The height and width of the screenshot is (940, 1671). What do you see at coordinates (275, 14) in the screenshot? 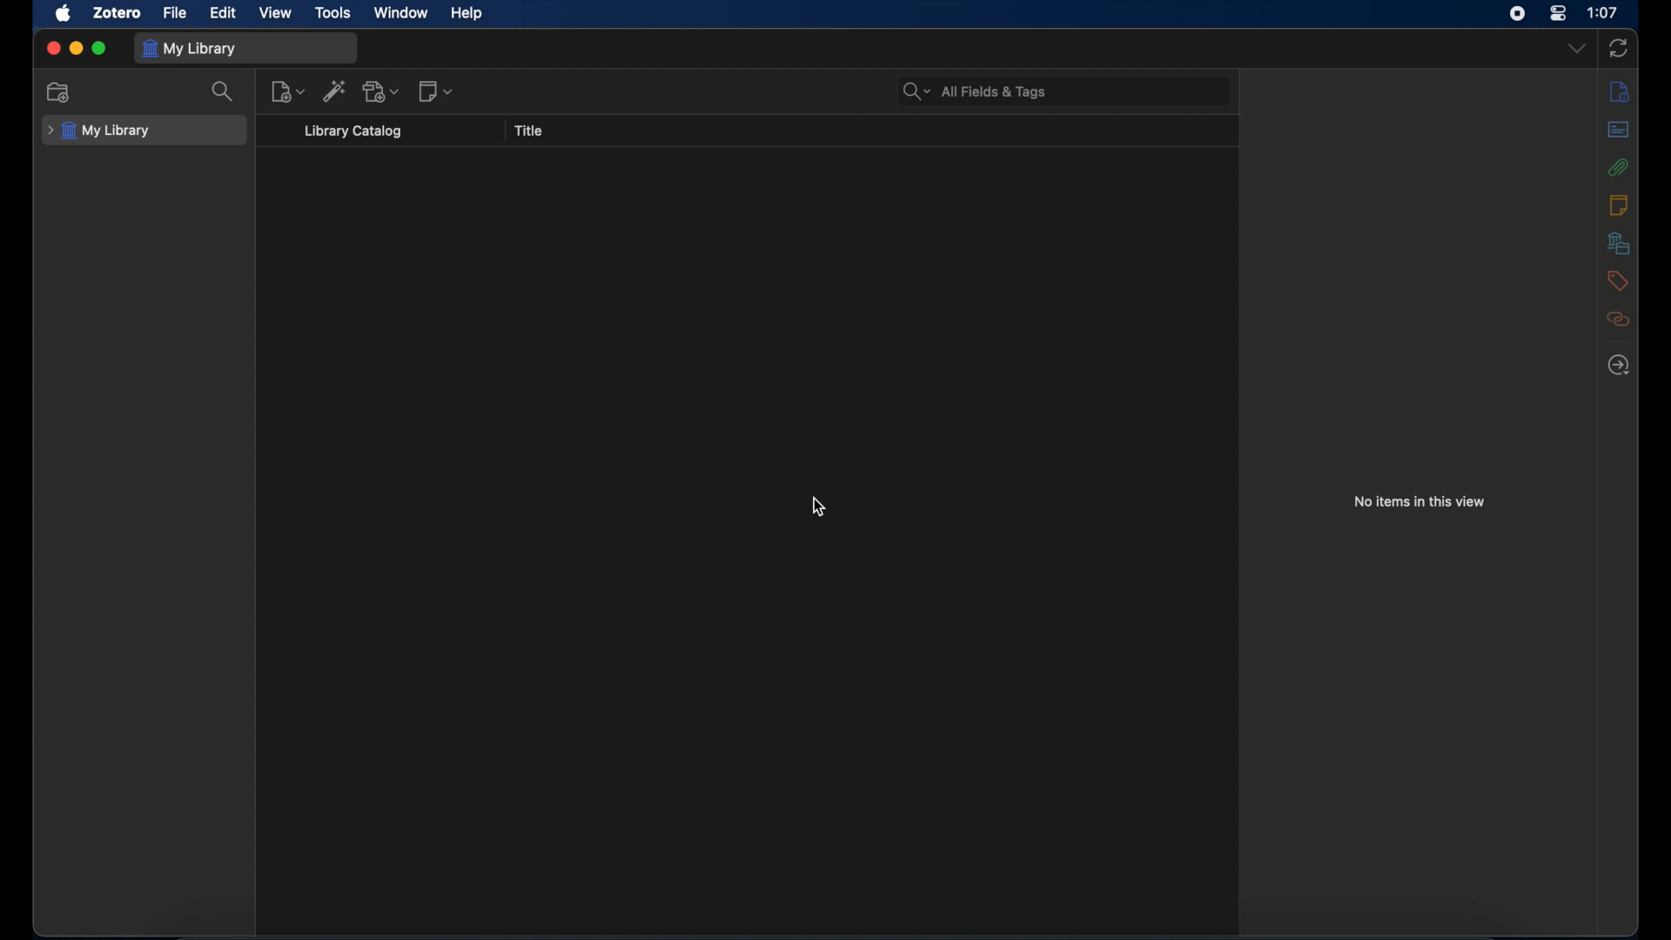
I see `view` at bounding box center [275, 14].